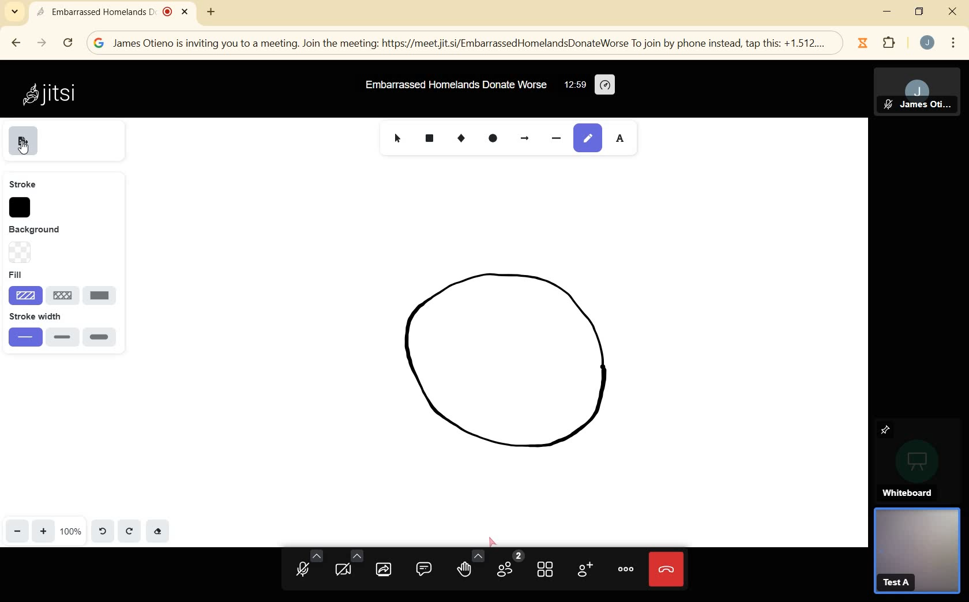 Image resolution: width=969 pixels, height=602 pixels. What do you see at coordinates (509, 565) in the screenshot?
I see `participants (2)` at bounding box center [509, 565].